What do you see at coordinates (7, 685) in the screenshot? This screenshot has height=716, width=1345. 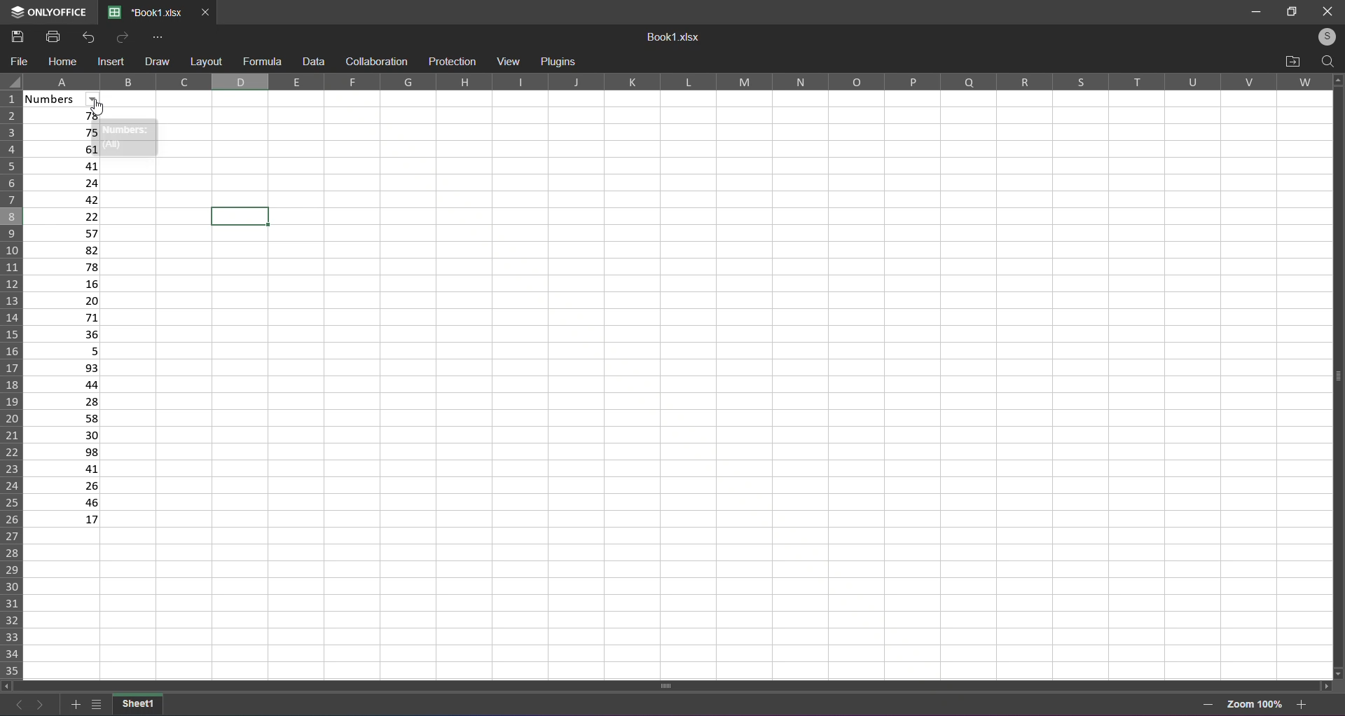 I see `Move left` at bounding box center [7, 685].